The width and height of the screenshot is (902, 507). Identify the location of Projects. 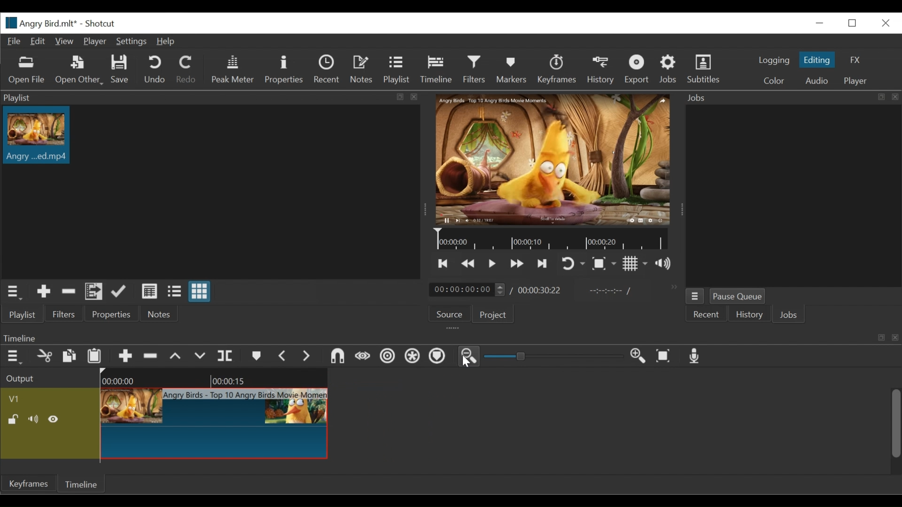
(494, 314).